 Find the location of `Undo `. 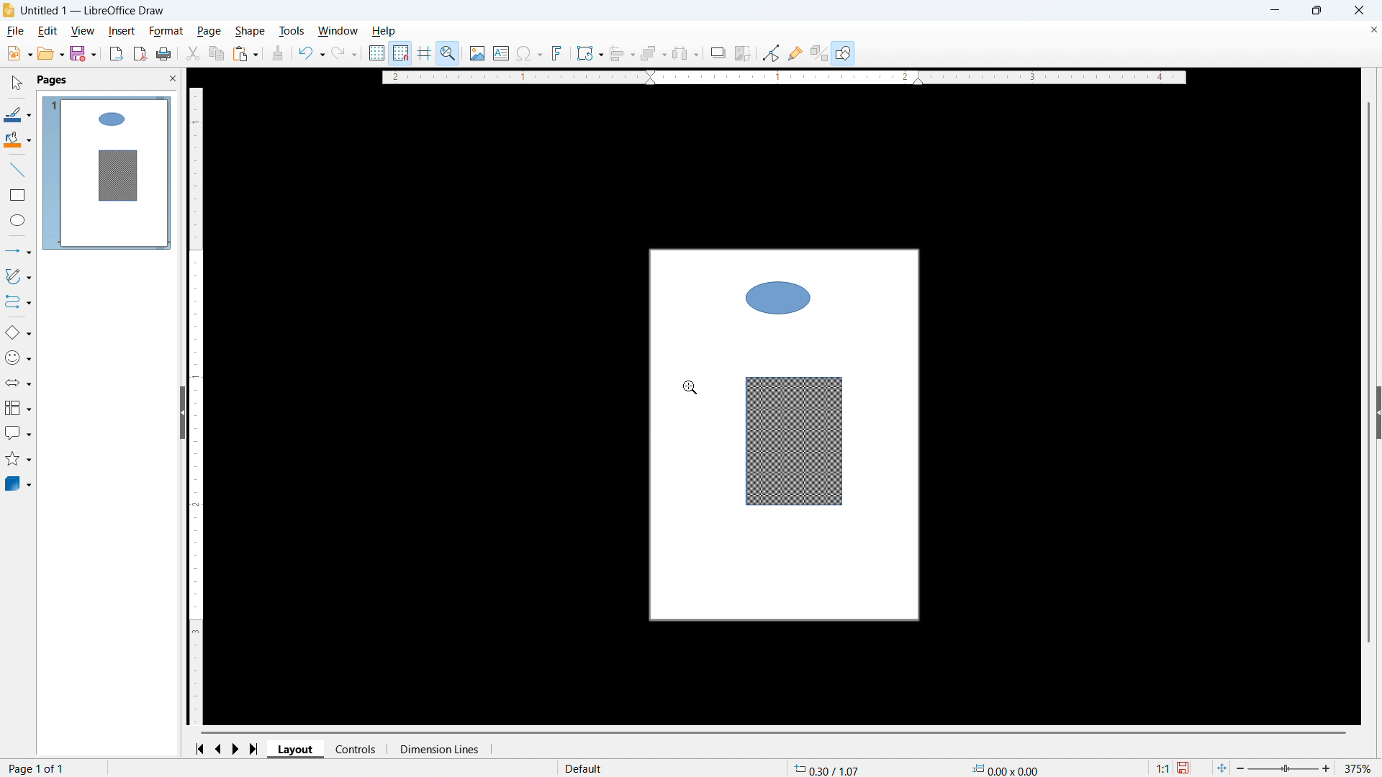

Undo  is located at coordinates (312, 53).